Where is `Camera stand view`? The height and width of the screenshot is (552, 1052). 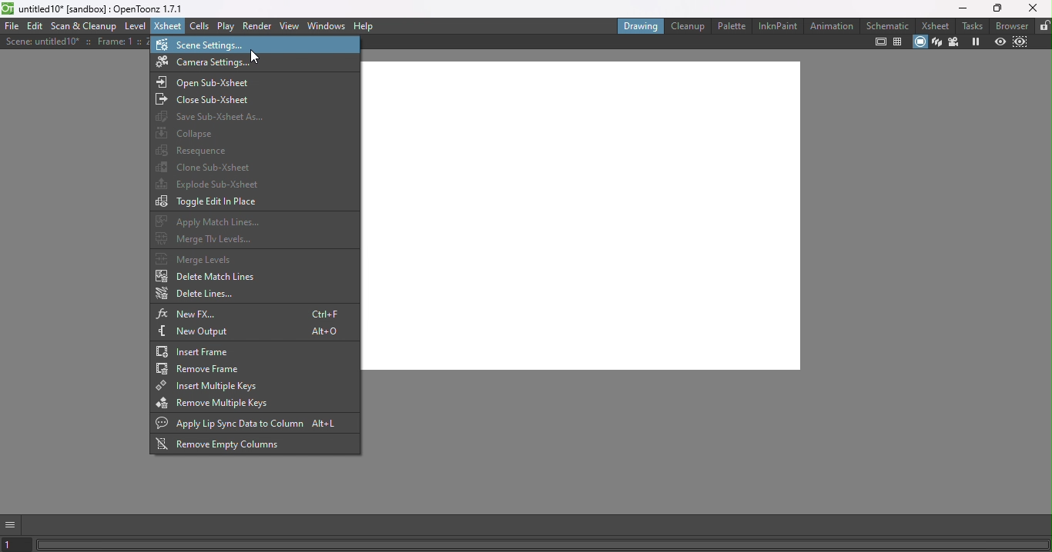 Camera stand view is located at coordinates (919, 41).